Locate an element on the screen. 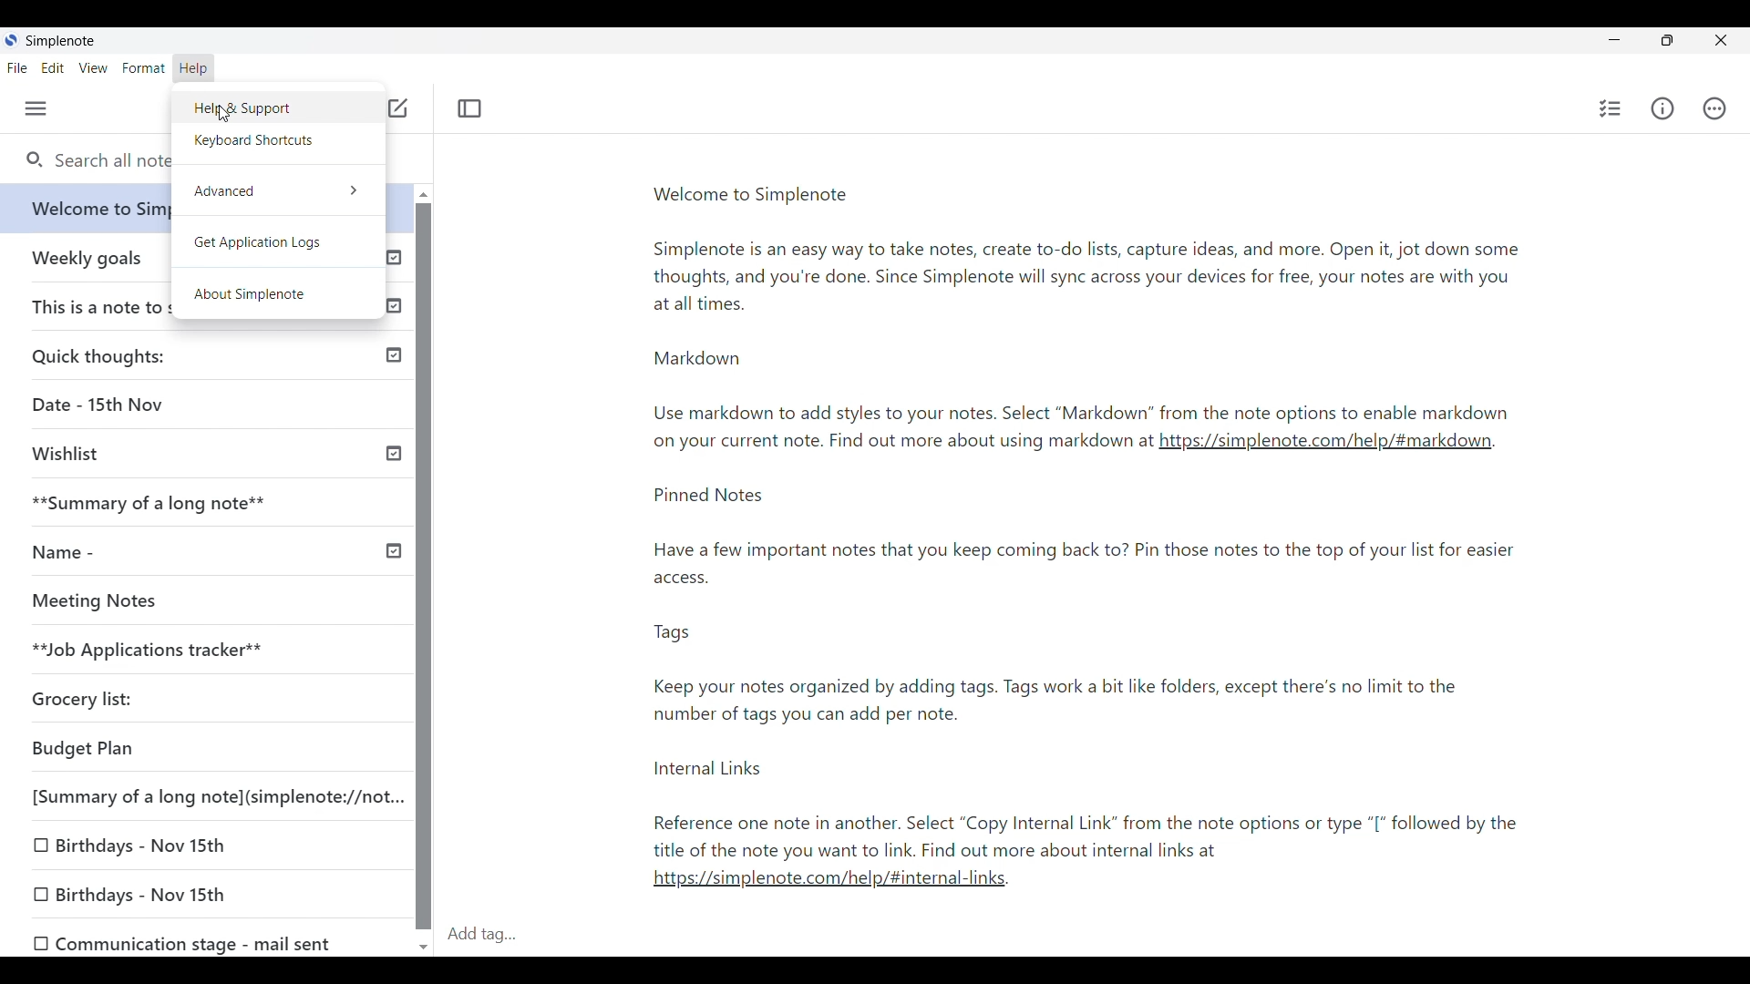  Published is located at coordinates (394, 450).